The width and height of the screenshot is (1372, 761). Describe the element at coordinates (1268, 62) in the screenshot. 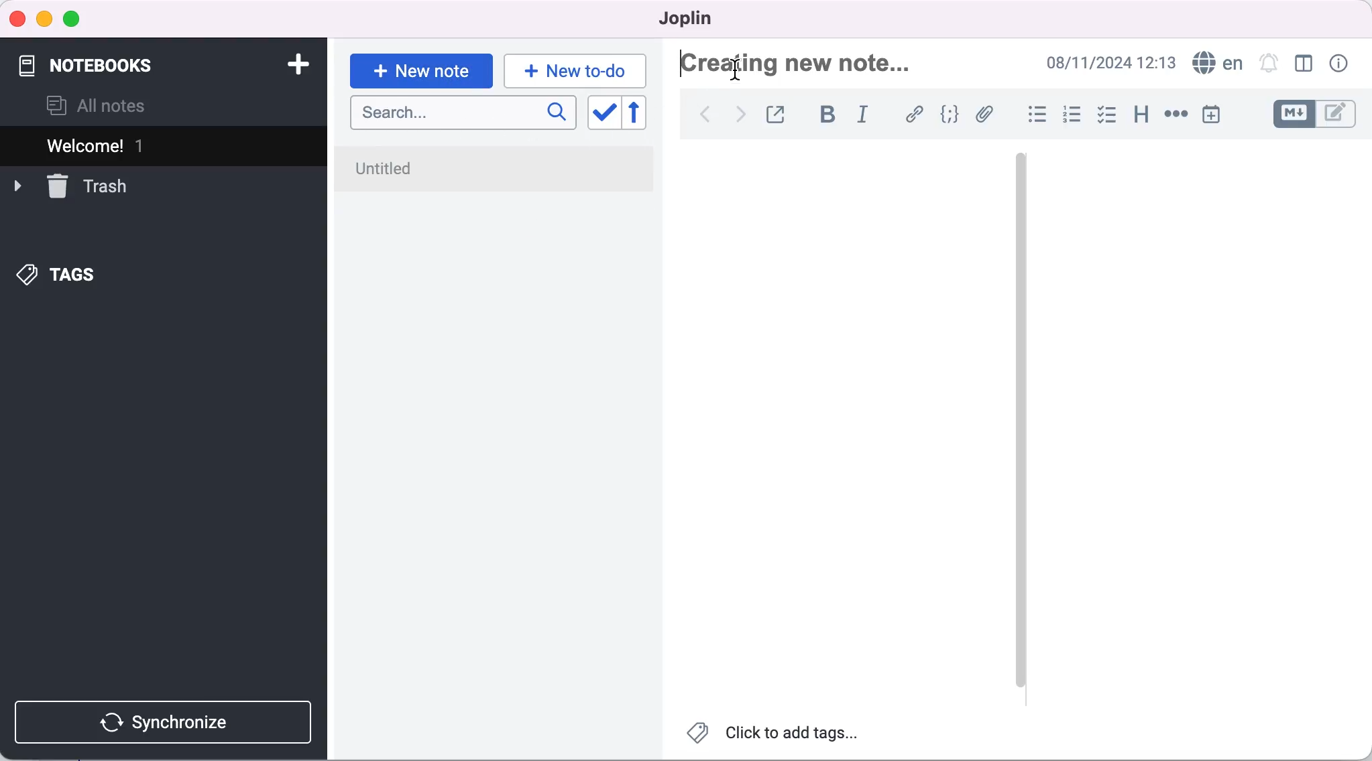

I see `set alarm` at that location.